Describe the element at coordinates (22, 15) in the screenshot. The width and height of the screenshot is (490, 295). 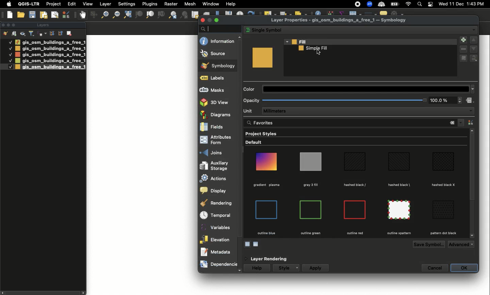
I see `Open` at that location.